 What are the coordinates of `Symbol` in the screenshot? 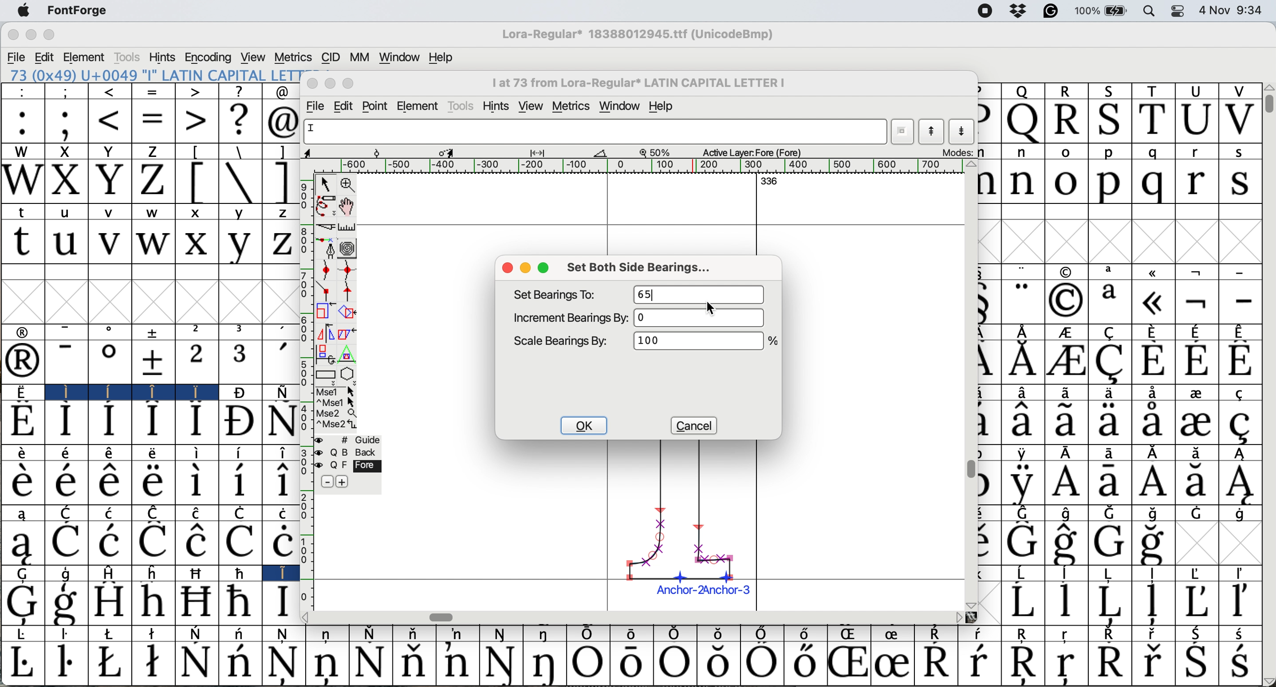 It's located at (1152, 361).